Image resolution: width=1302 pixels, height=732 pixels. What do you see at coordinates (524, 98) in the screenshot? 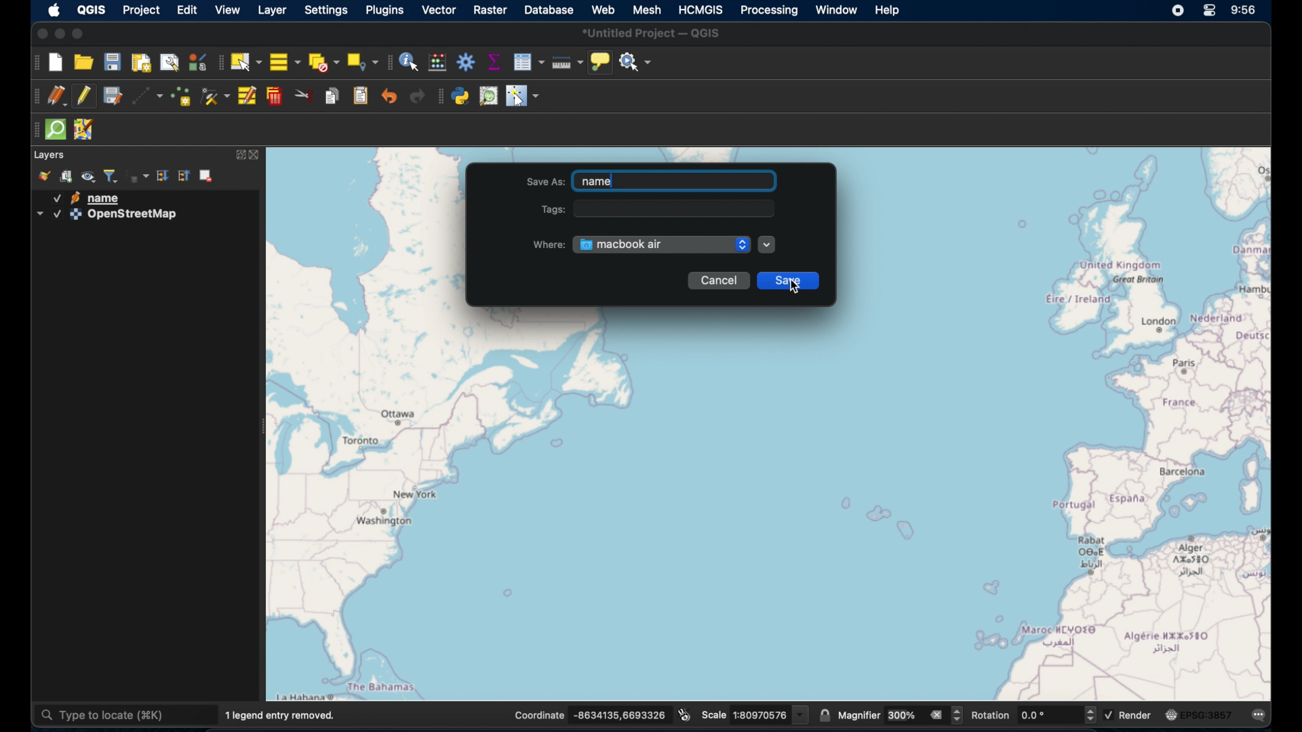
I see `switches cursor to configurable pointer` at bounding box center [524, 98].